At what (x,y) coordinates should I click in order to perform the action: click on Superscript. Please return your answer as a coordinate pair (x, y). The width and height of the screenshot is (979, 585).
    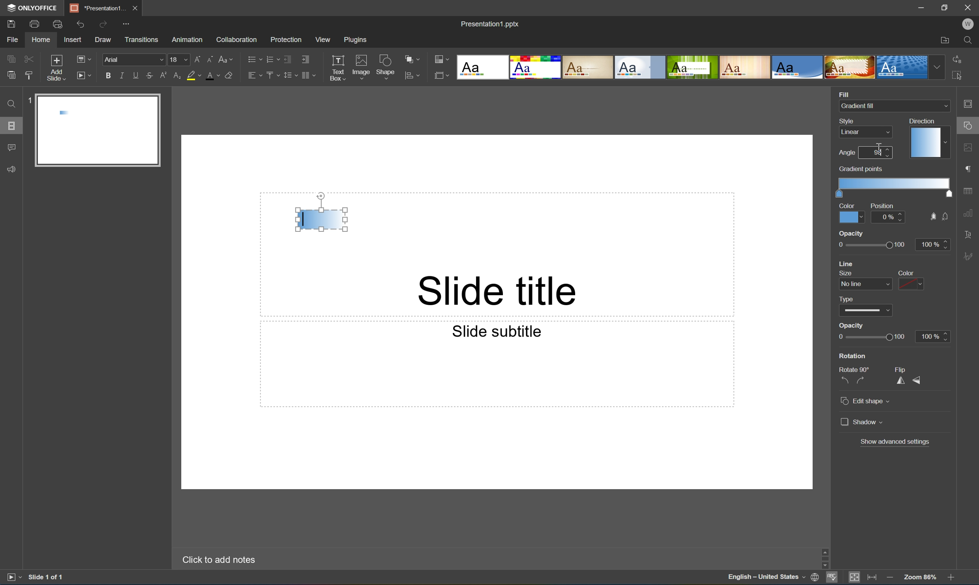
    Looking at the image, I should click on (164, 76).